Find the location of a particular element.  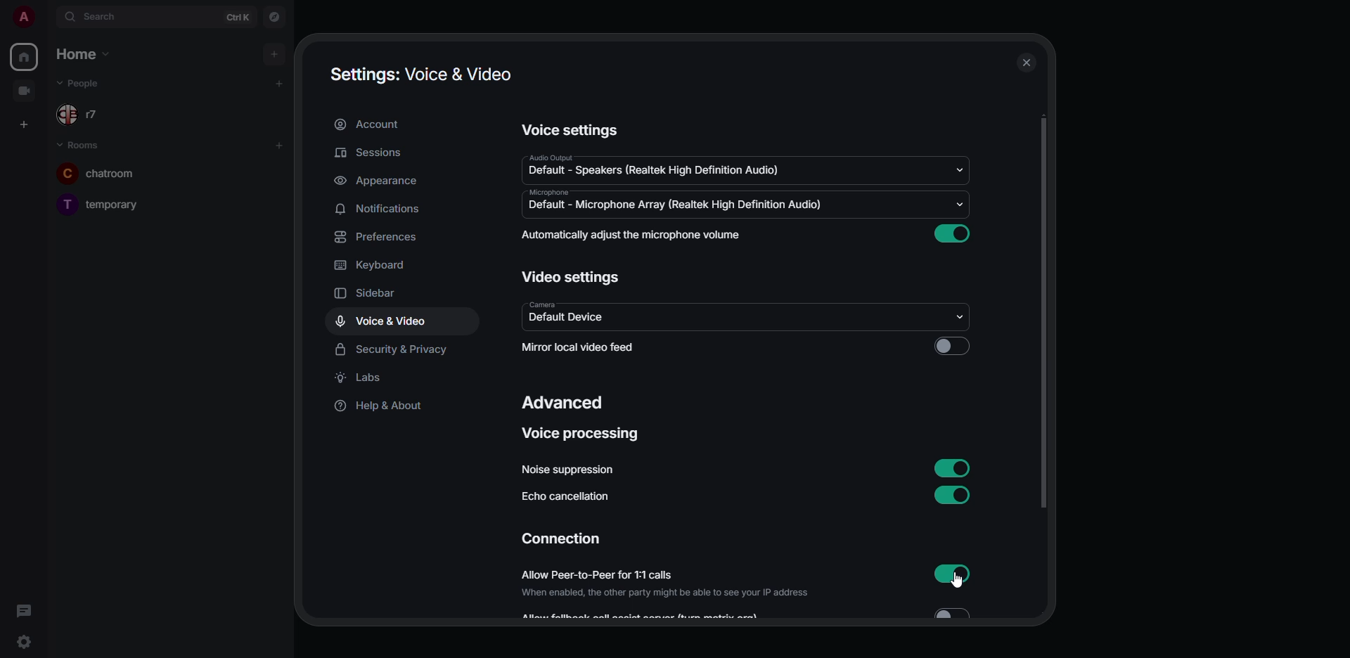

threads is located at coordinates (22, 609).